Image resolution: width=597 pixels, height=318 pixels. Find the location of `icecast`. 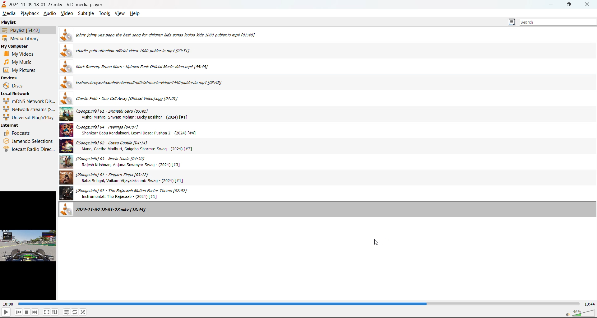

icecast is located at coordinates (29, 149).